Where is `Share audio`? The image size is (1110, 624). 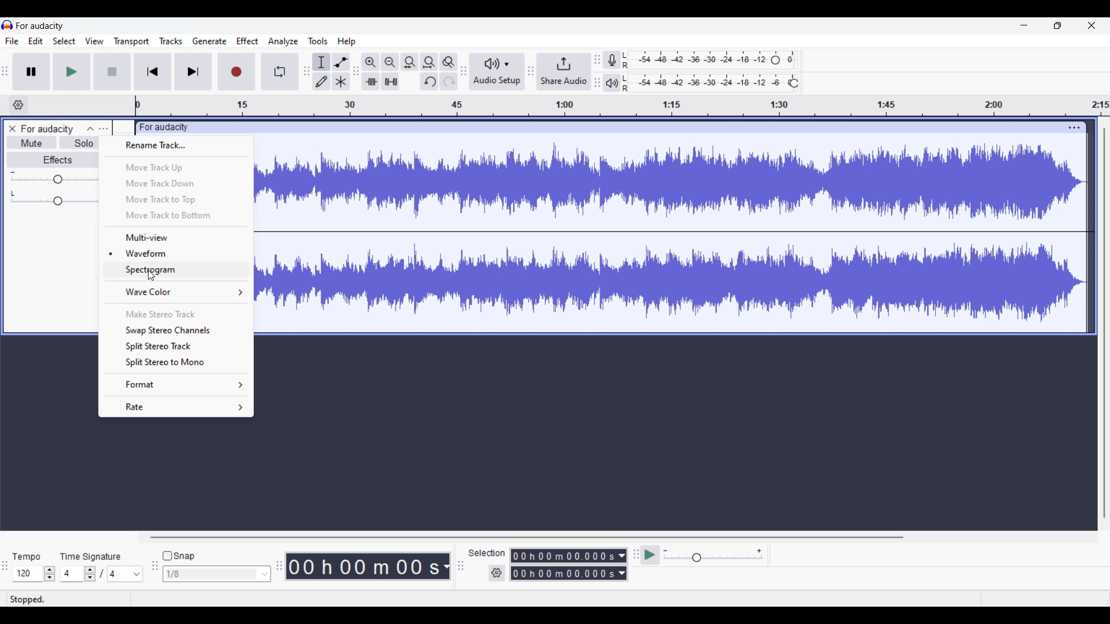 Share audio is located at coordinates (564, 71).